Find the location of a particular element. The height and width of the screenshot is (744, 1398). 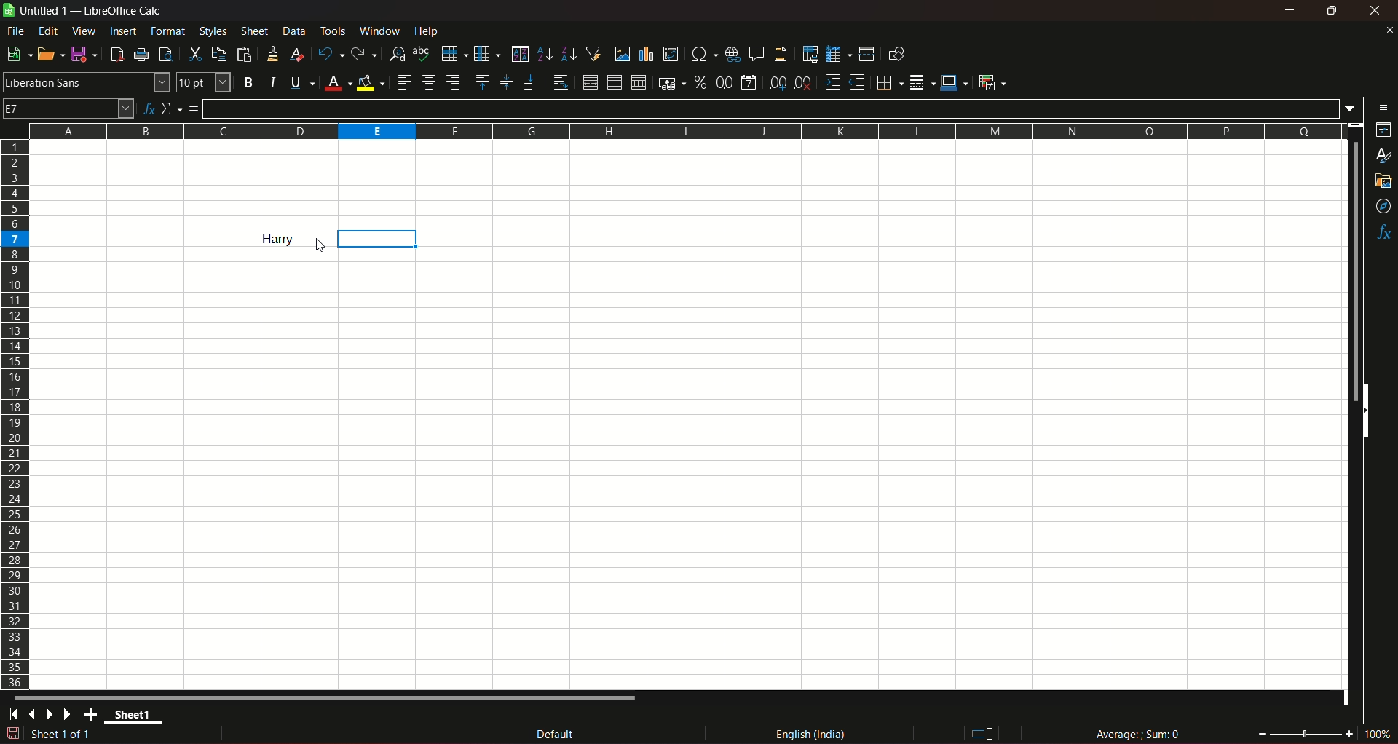

format as date is located at coordinates (749, 84).